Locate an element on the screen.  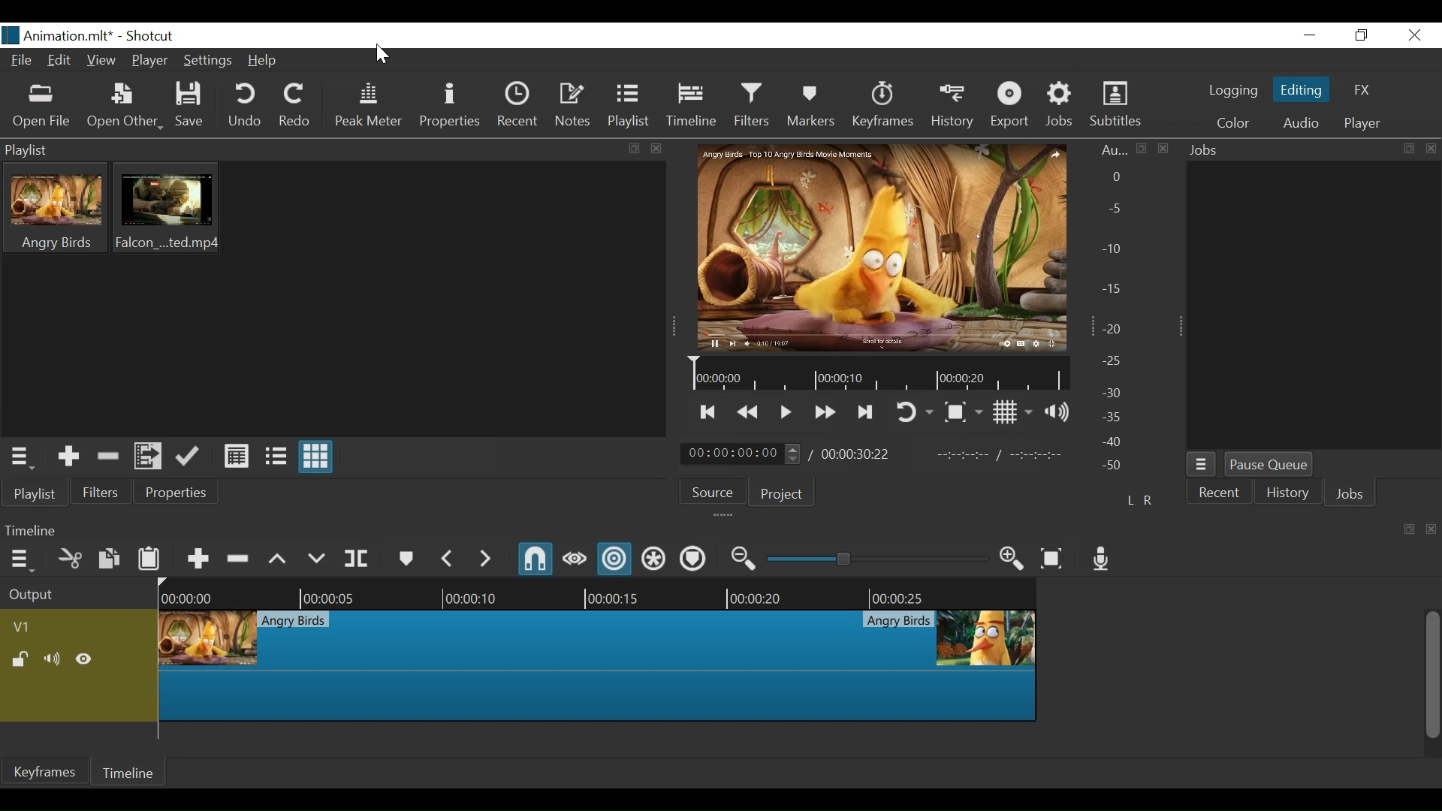
Pause Queue is located at coordinates (1269, 466).